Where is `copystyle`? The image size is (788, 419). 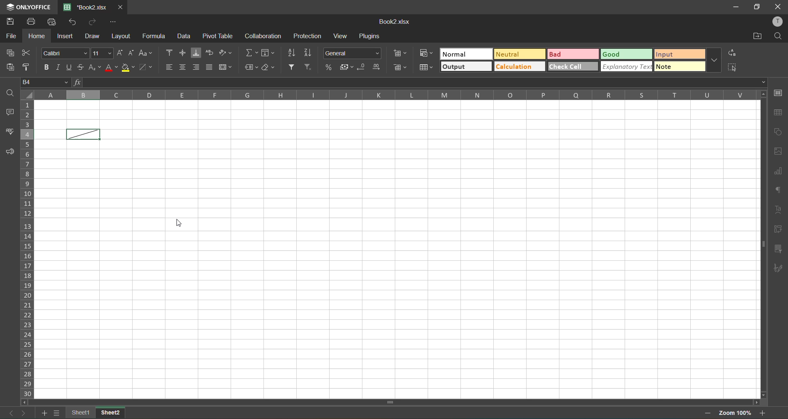 copystyle is located at coordinates (27, 65).